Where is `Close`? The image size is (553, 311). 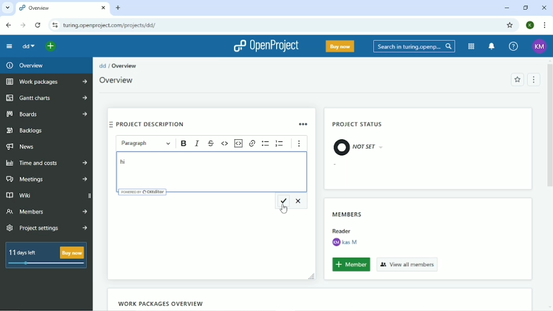
Close is located at coordinates (544, 8).